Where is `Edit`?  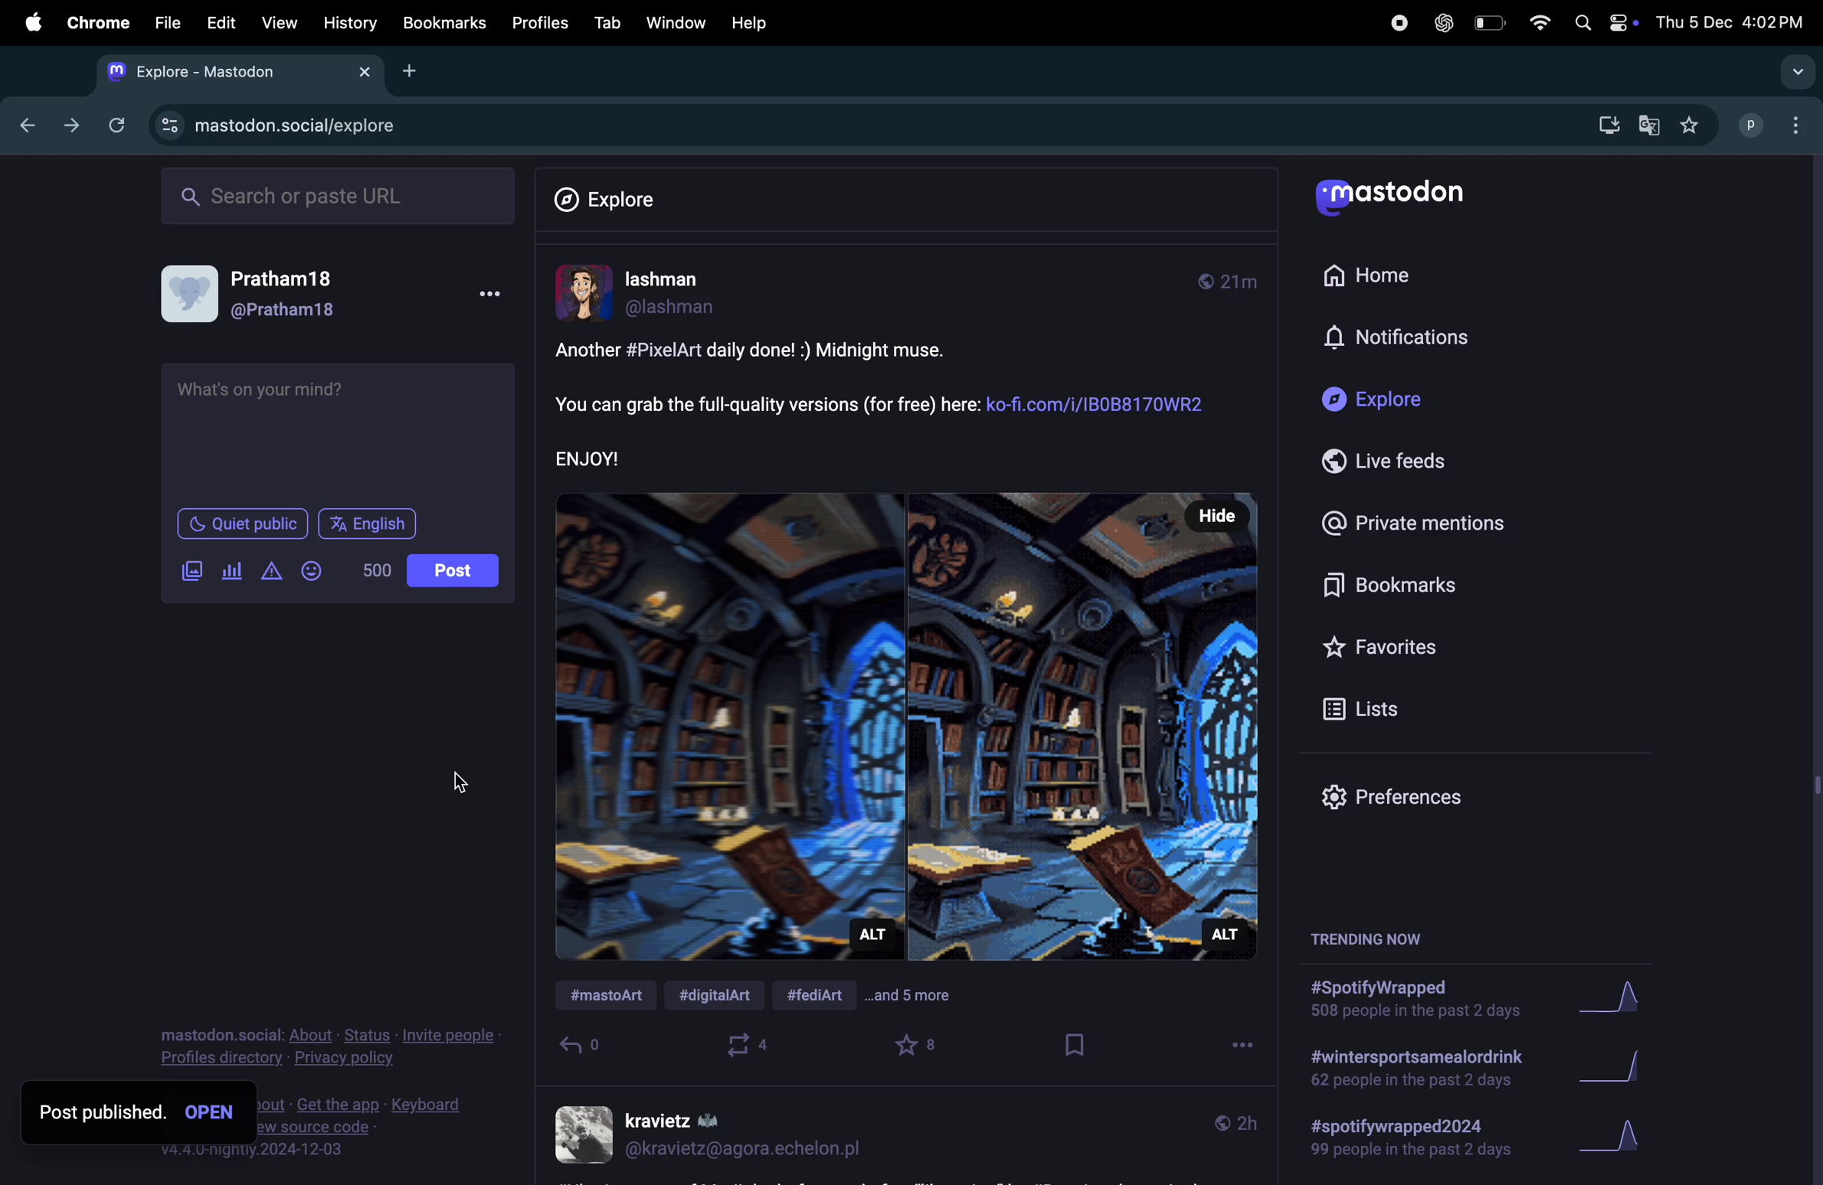
Edit is located at coordinates (221, 26).